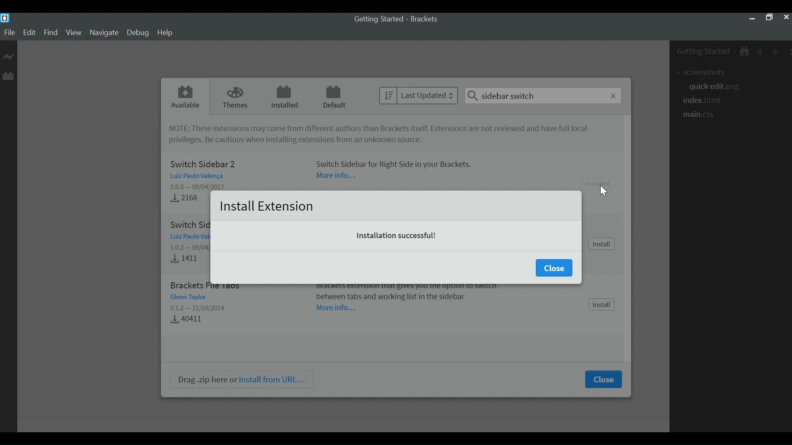  I want to click on more information, so click(334, 176).